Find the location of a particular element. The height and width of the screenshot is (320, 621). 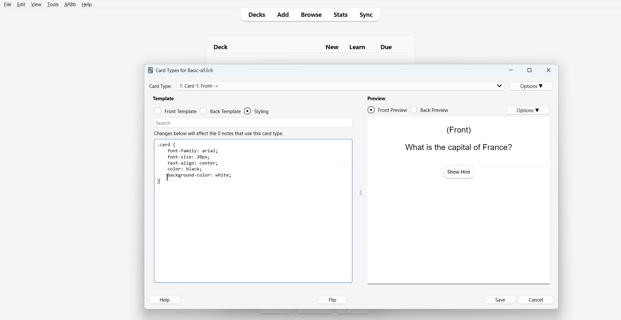

Show Hint is located at coordinates (459, 171).